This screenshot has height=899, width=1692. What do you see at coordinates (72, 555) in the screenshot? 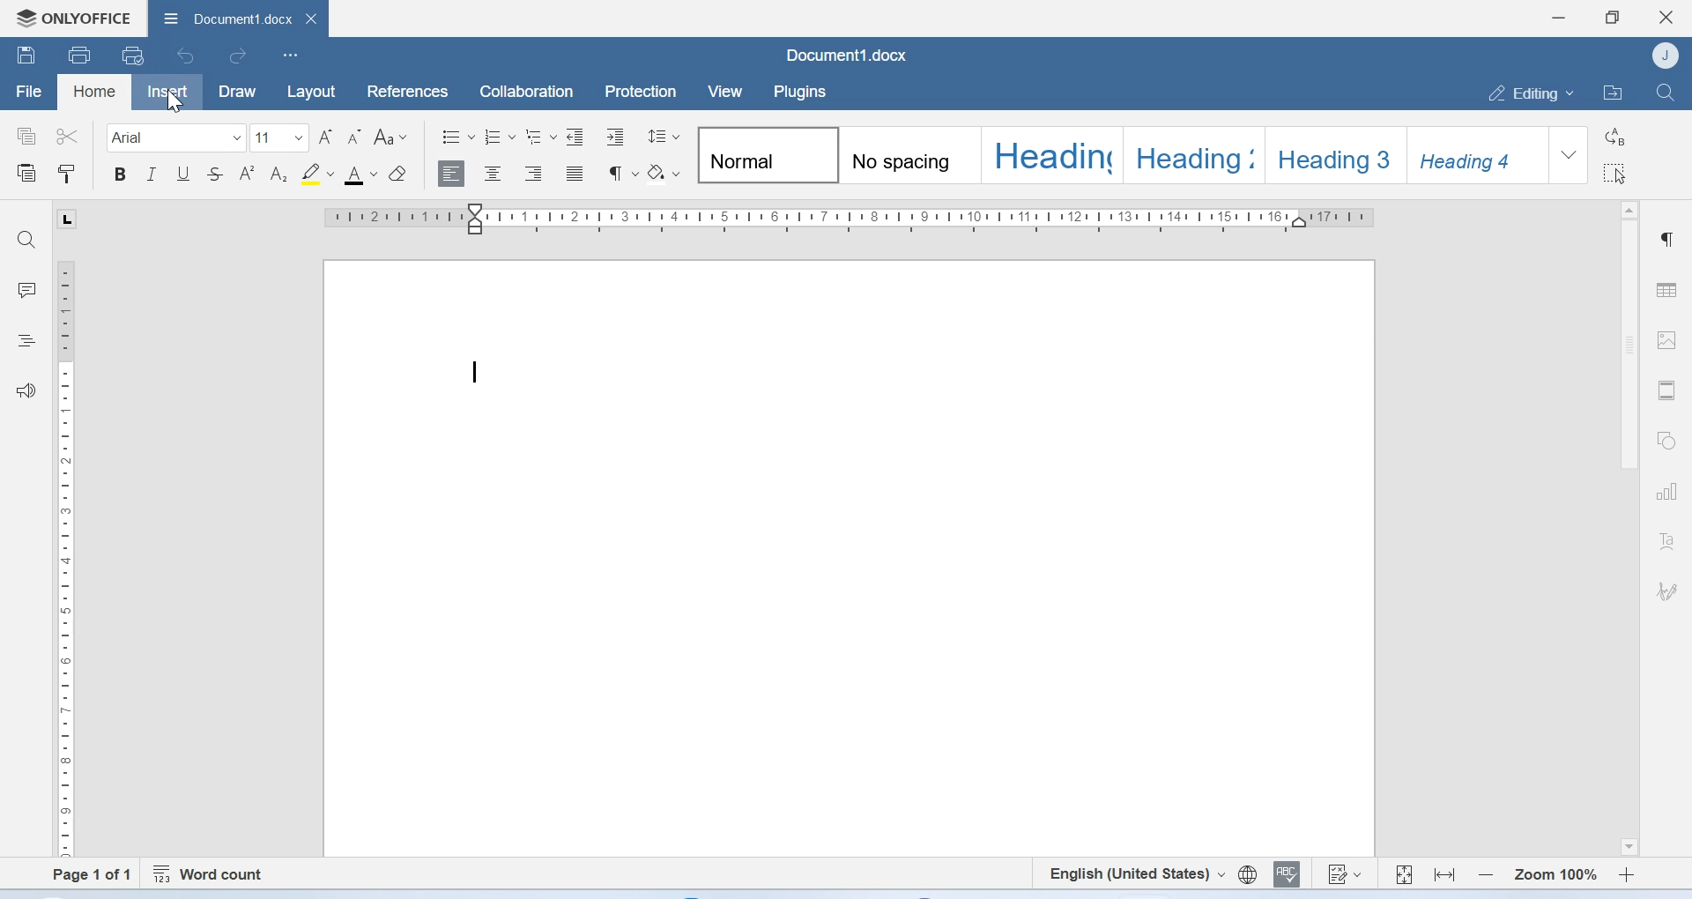
I see `Scale` at bounding box center [72, 555].